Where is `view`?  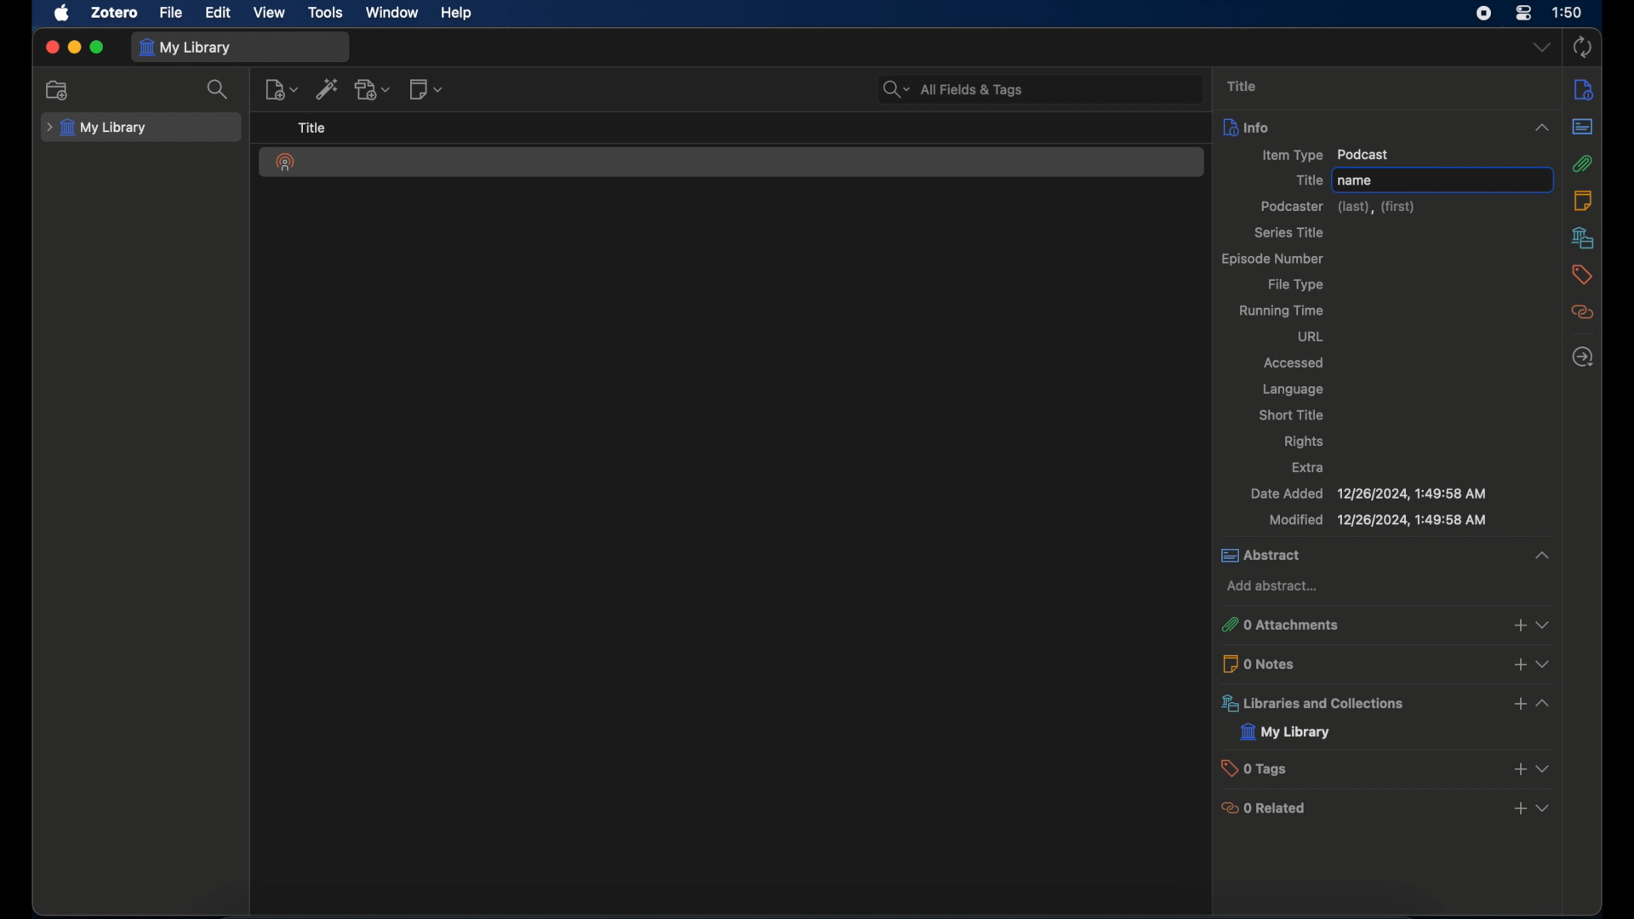 view is located at coordinates (271, 13).